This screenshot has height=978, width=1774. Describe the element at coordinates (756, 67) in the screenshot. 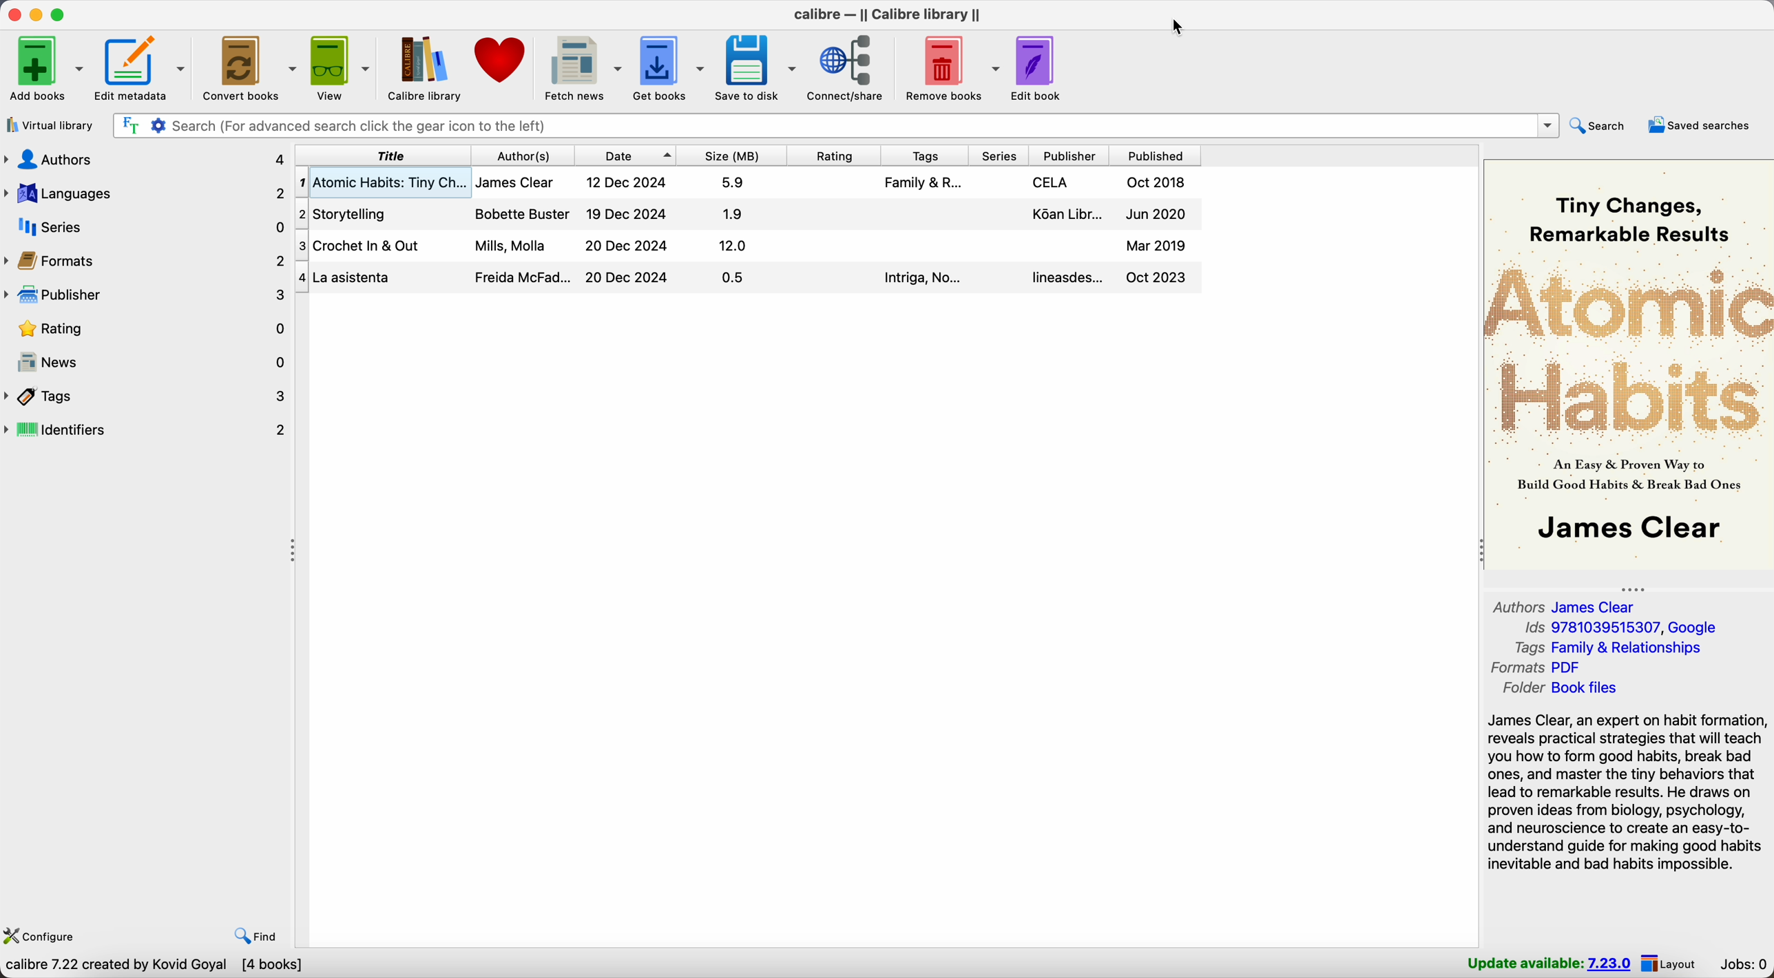

I see `save to disk` at that location.